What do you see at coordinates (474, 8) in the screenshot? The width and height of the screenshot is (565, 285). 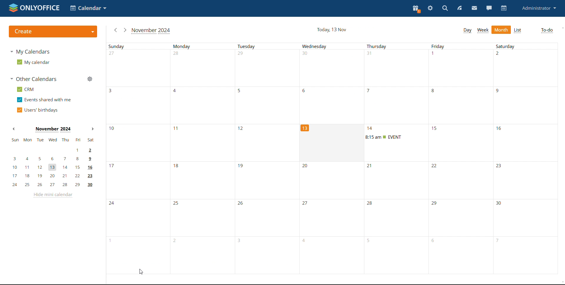 I see `mail` at bounding box center [474, 8].